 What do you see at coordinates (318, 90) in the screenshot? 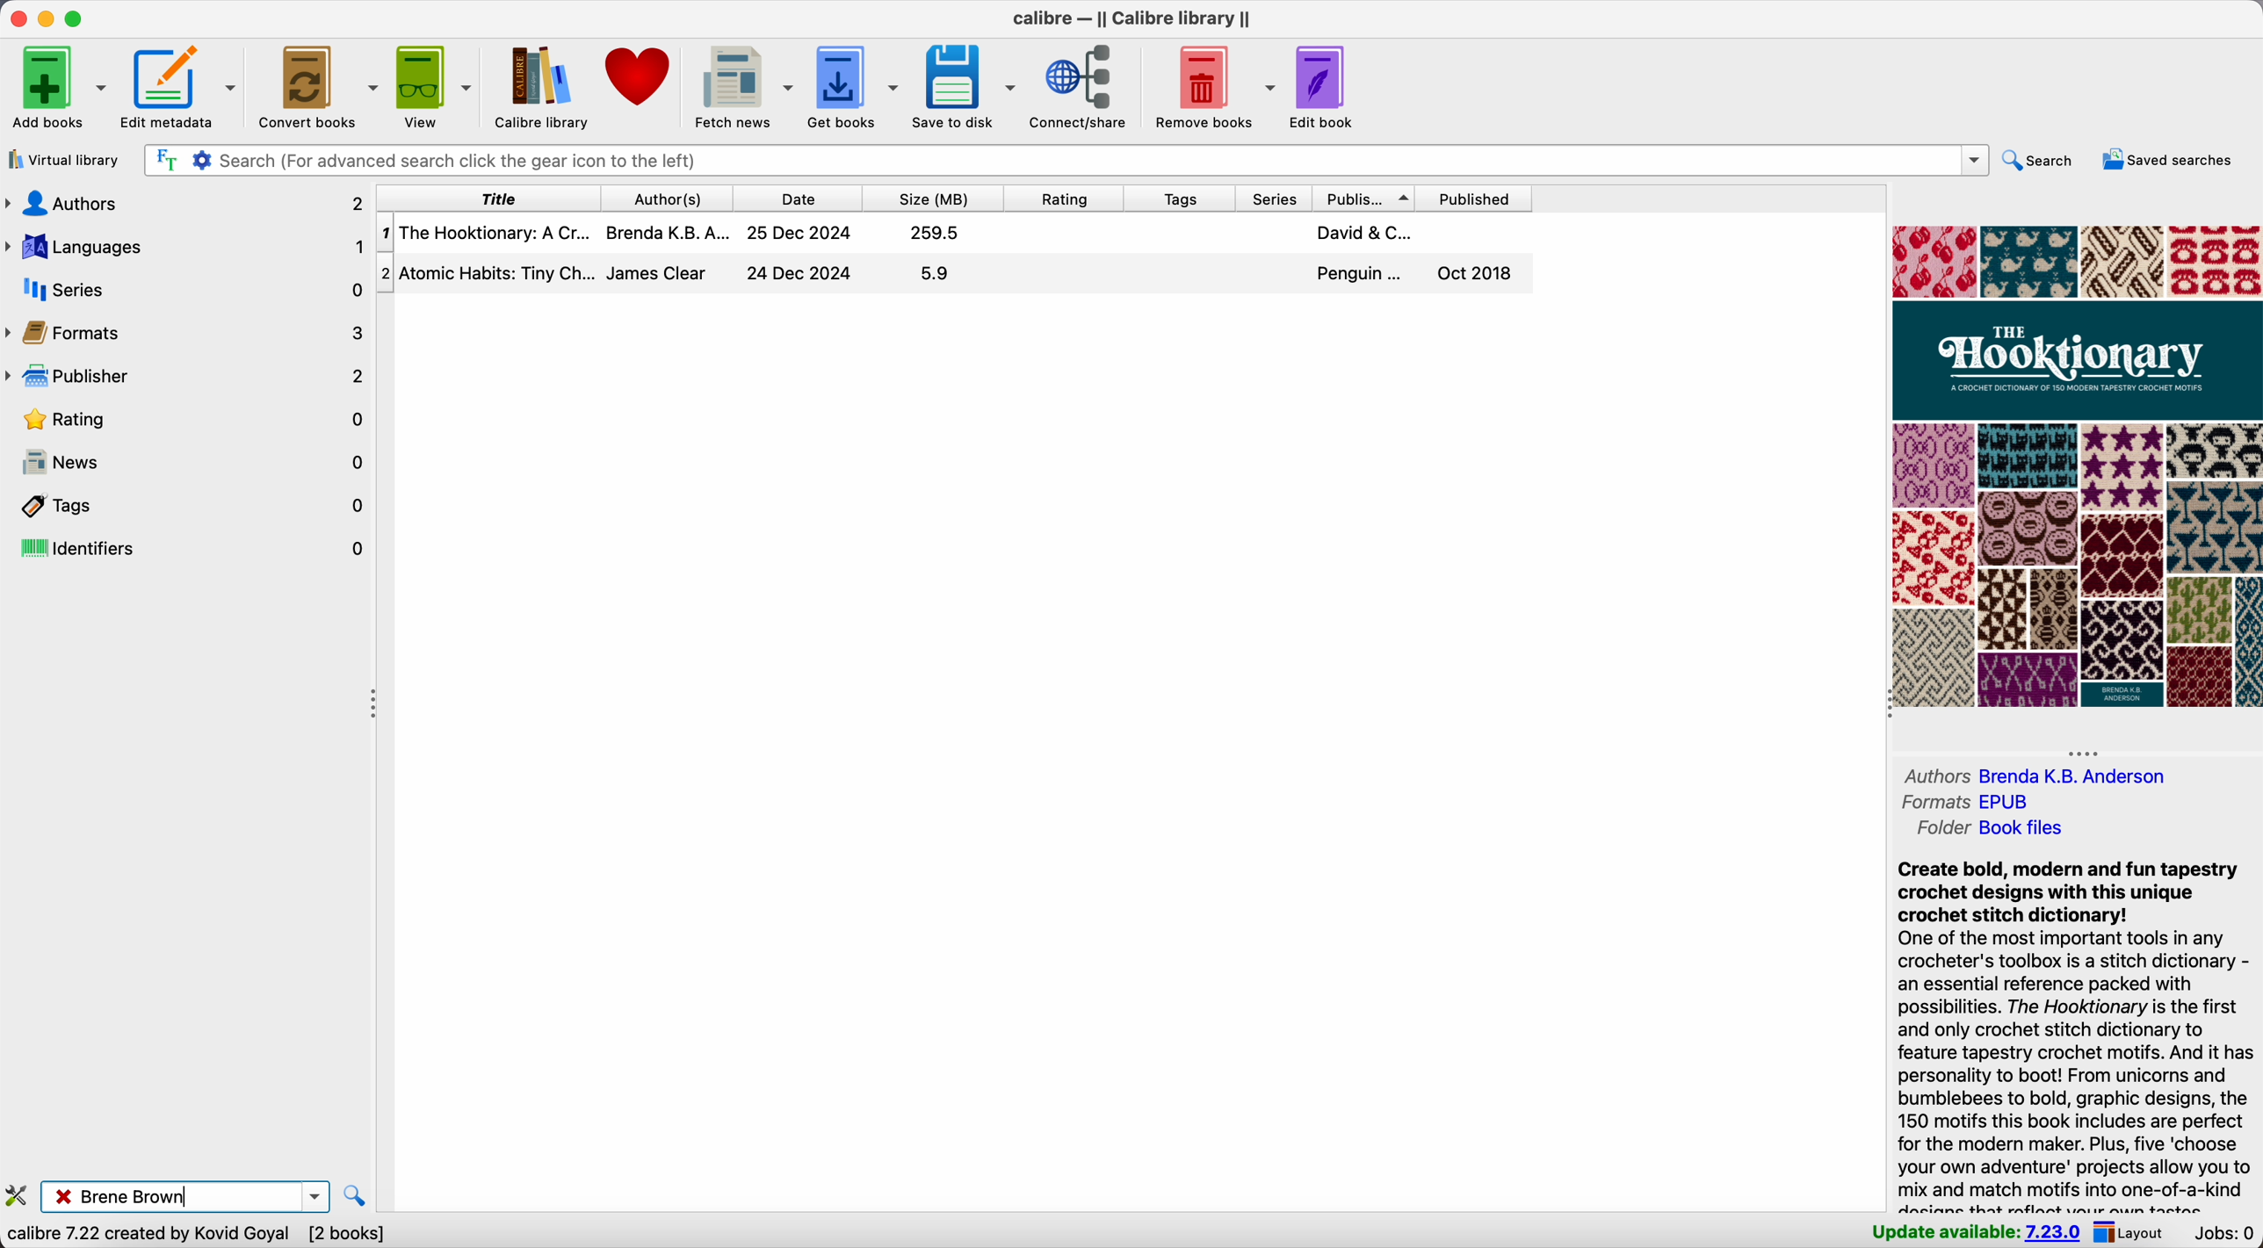
I see `convert books` at bounding box center [318, 90].